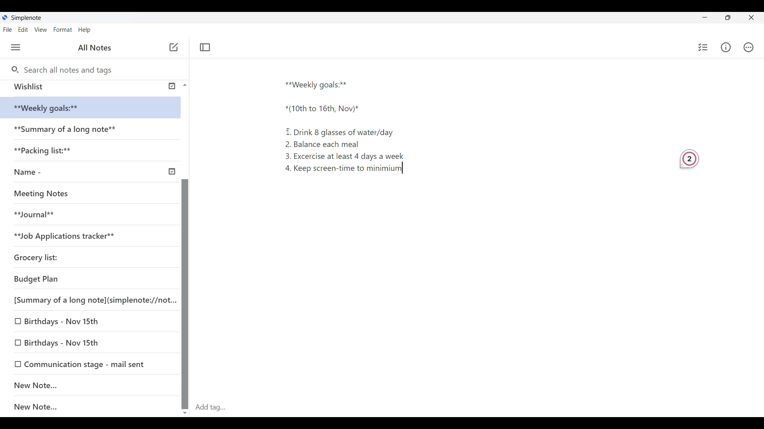 The image size is (764, 429). What do you see at coordinates (90, 364) in the screenshot?
I see `Communication stage - mail sent` at bounding box center [90, 364].